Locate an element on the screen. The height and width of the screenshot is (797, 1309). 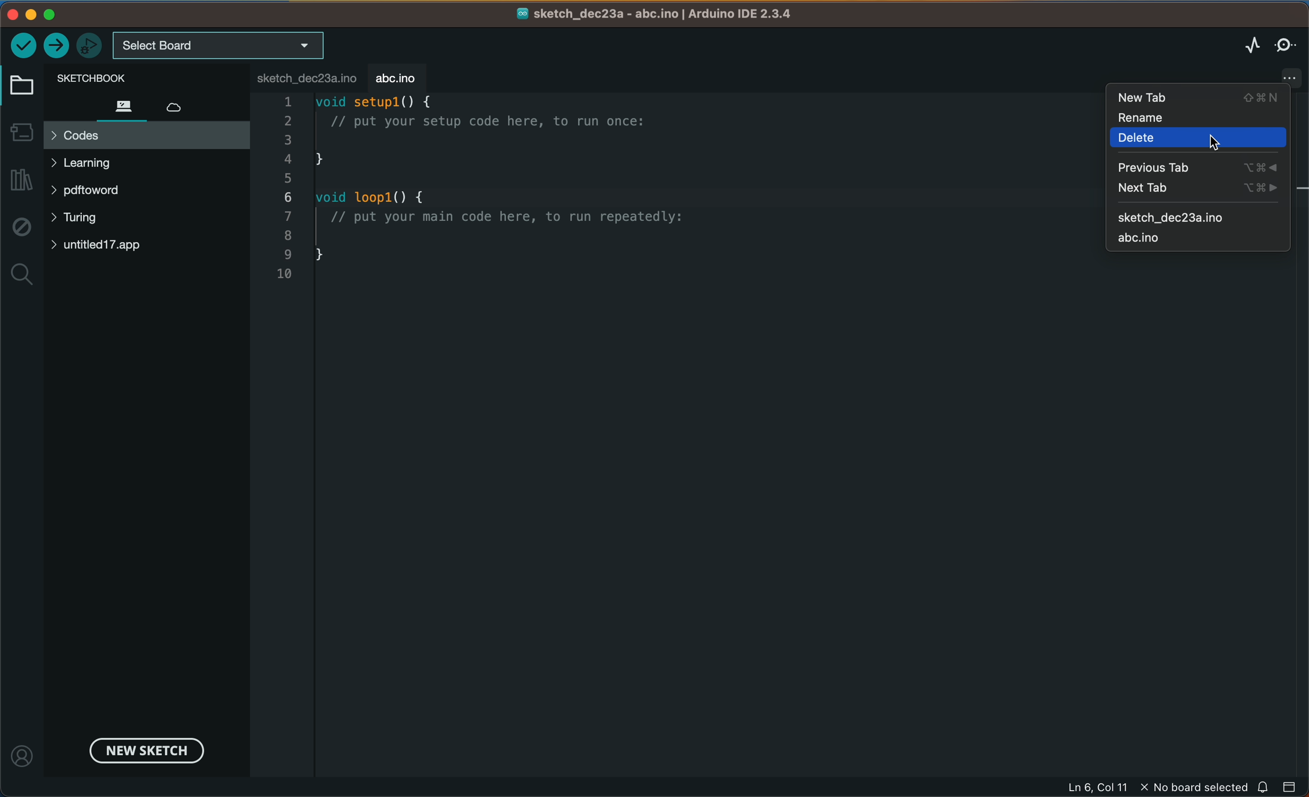
search is located at coordinates (20, 271).